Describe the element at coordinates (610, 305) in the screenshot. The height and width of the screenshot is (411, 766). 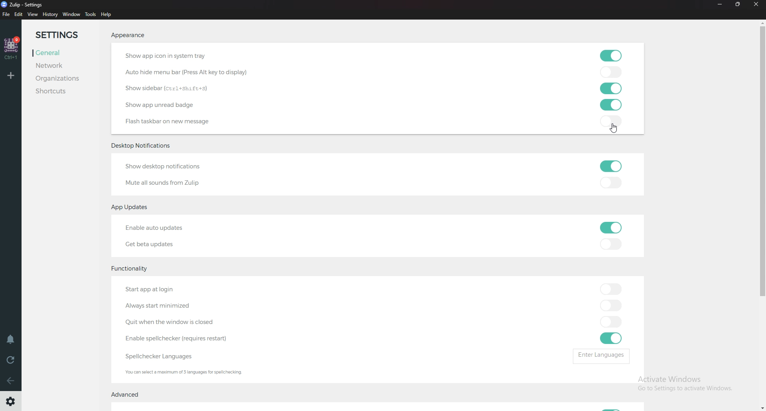
I see `toggle` at that location.